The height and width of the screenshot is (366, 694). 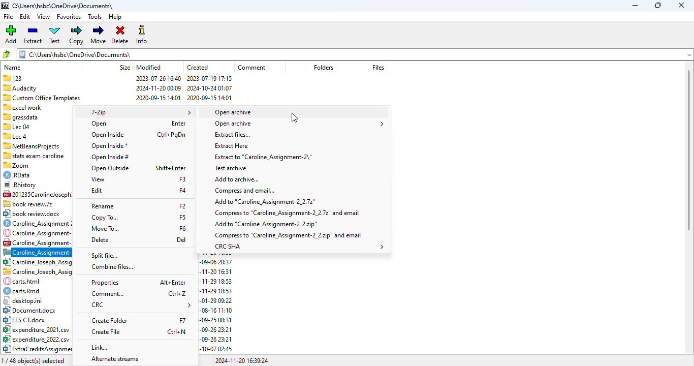 What do you see at coordinates (198, 67) in the screenshot?
I see `created` at bounding box center [198, 67].